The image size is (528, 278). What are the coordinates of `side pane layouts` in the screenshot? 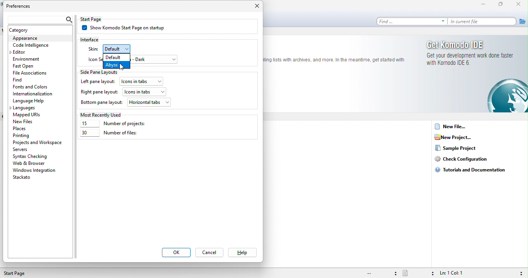 It's located at (103, 71).